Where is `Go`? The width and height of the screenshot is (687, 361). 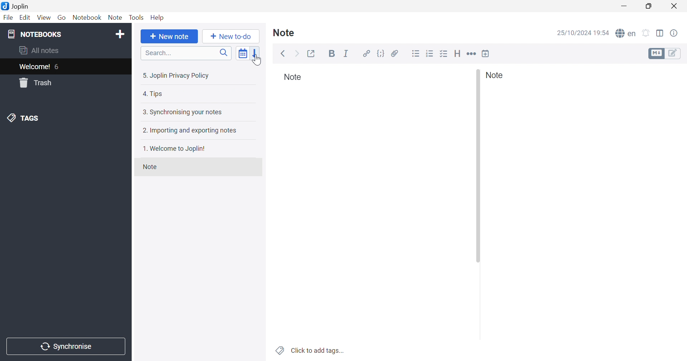
Go is located at coordinates (62, 18).